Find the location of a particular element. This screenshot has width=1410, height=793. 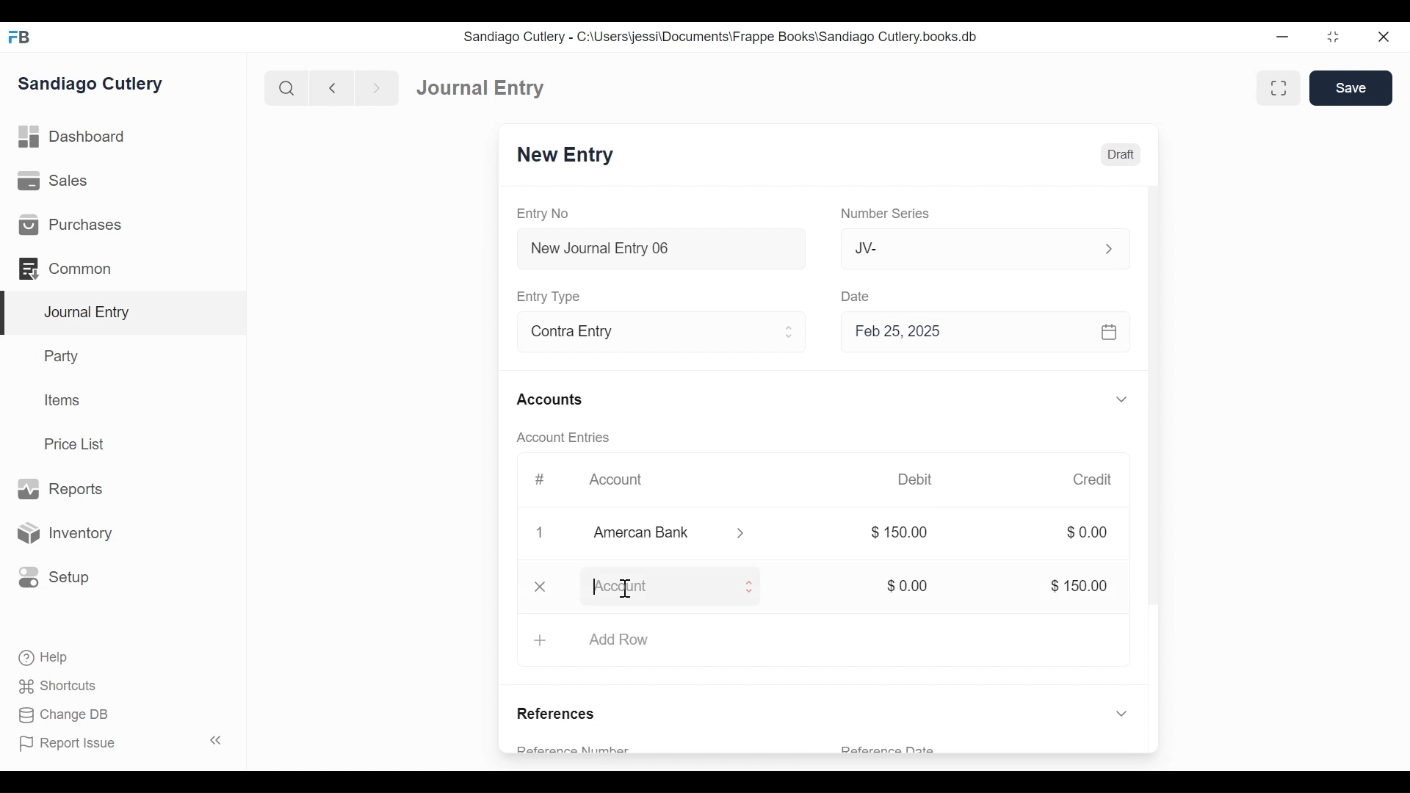

Items is located at coordinates (63, 400).